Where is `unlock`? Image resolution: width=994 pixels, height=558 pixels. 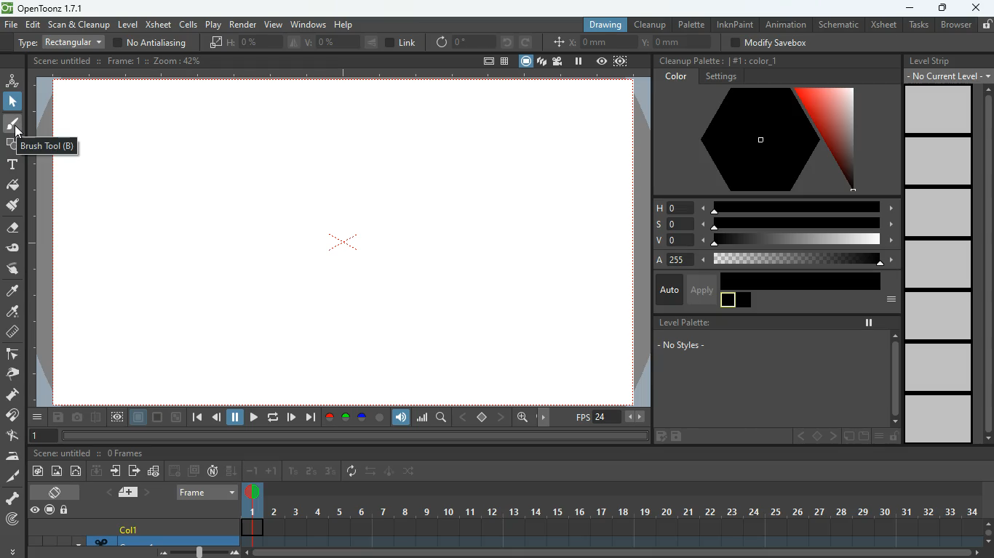 unlock is located at coordinates (986, 24).